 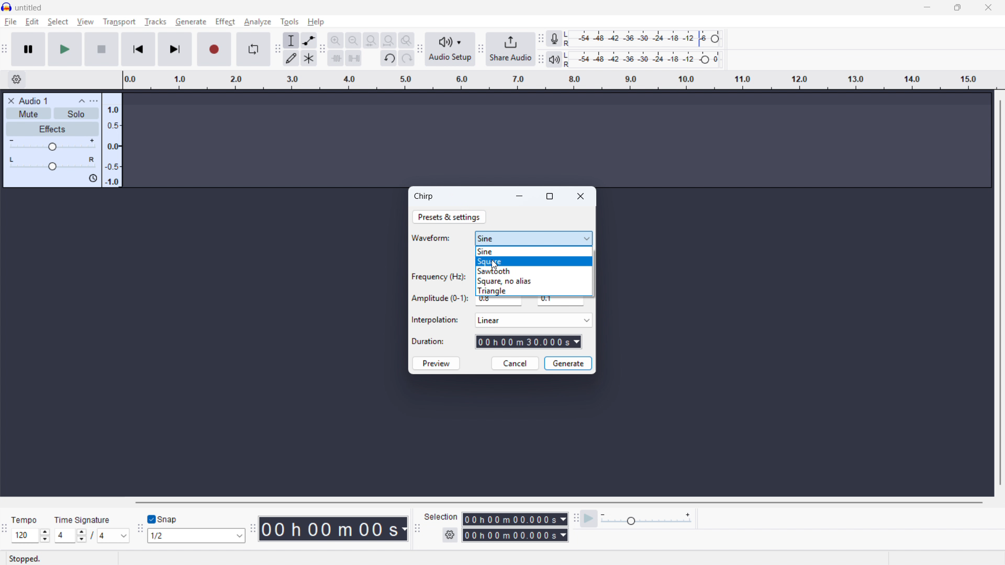 What do you see at coordinates (645, 59) in the screenshot?
I see `Playback level` at bounding box center [645, 59].